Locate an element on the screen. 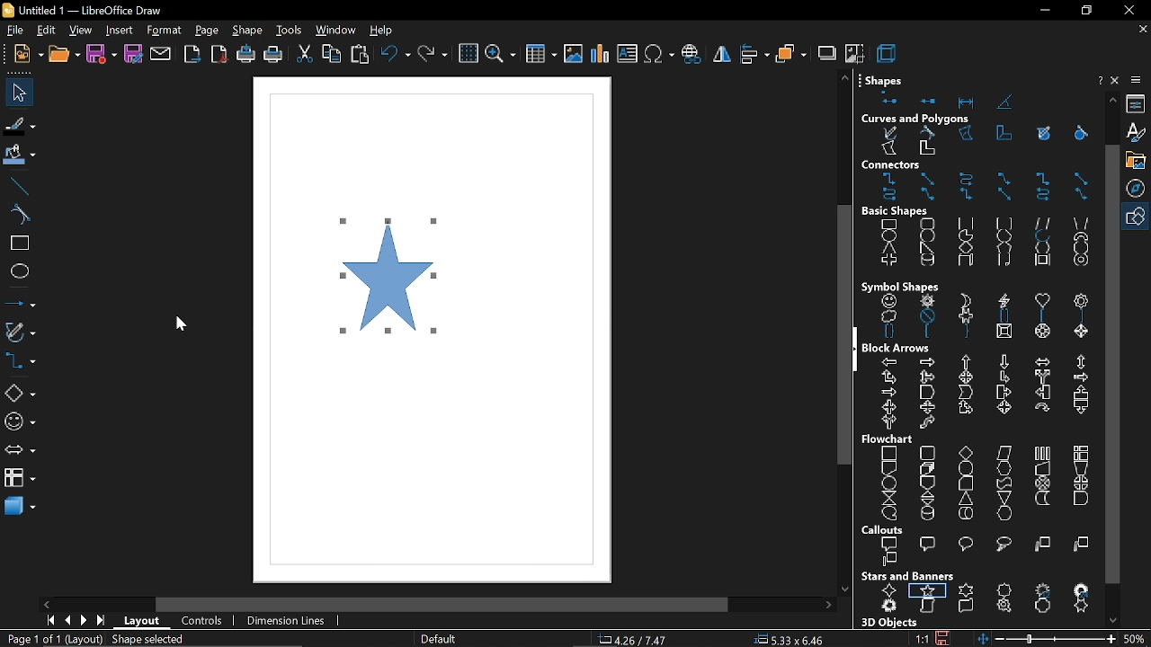 This screenshot has width=1151, height=647. insert text is located at coordinates (629, 54).